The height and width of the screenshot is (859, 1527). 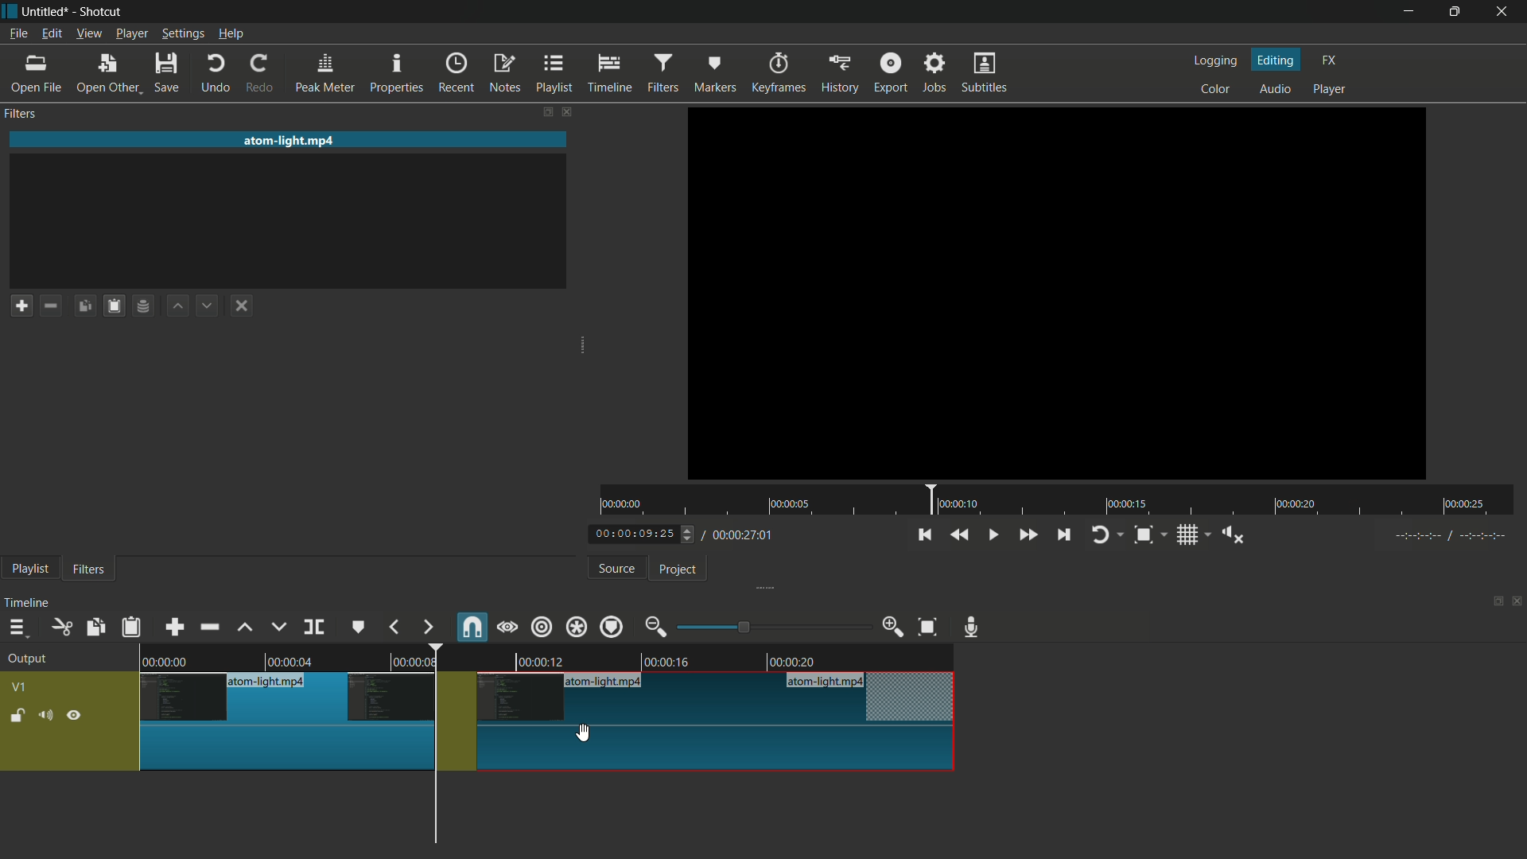 I want to click on toggle grid, so click(x=1192, y=534).